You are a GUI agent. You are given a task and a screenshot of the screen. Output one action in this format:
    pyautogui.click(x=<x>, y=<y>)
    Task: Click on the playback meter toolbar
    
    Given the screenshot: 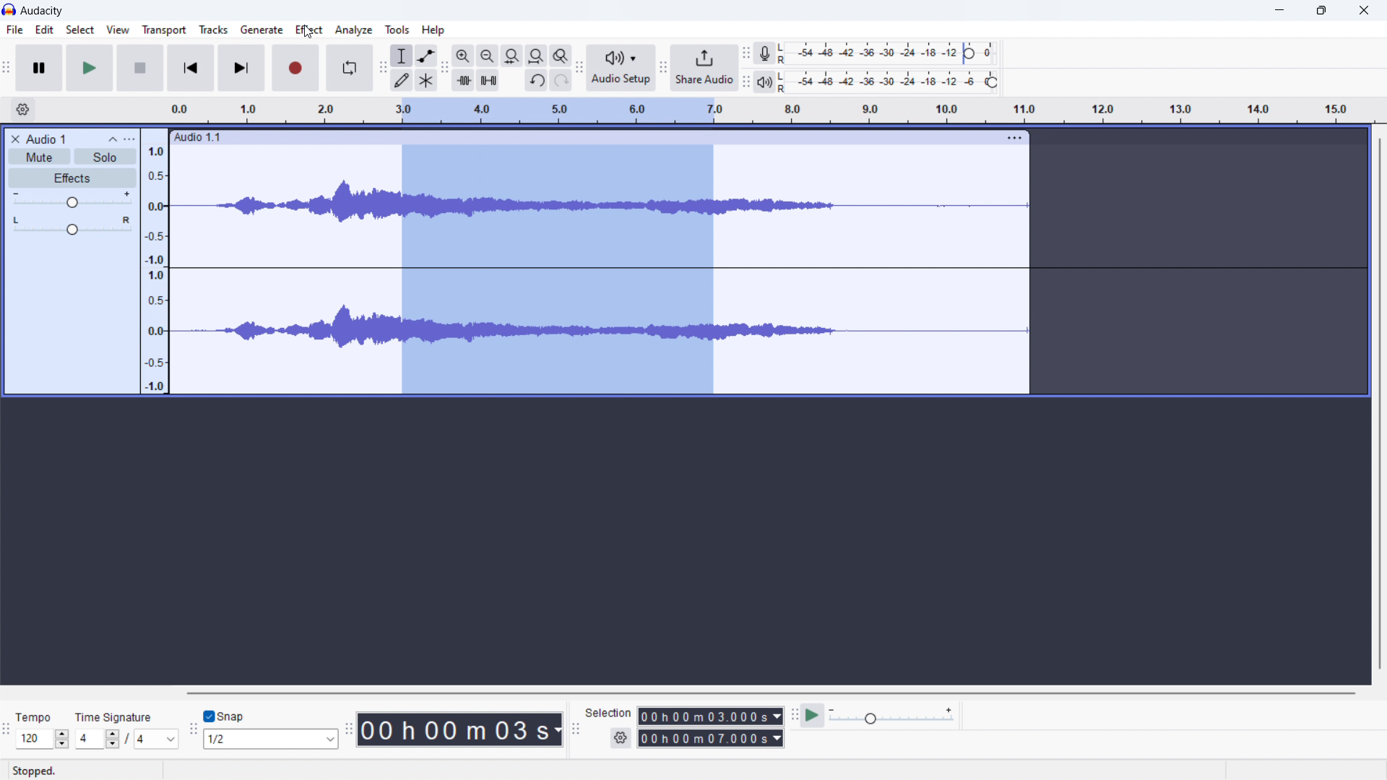 What is the action you would take?
    pyautogui.click(x=747, y=82)
    